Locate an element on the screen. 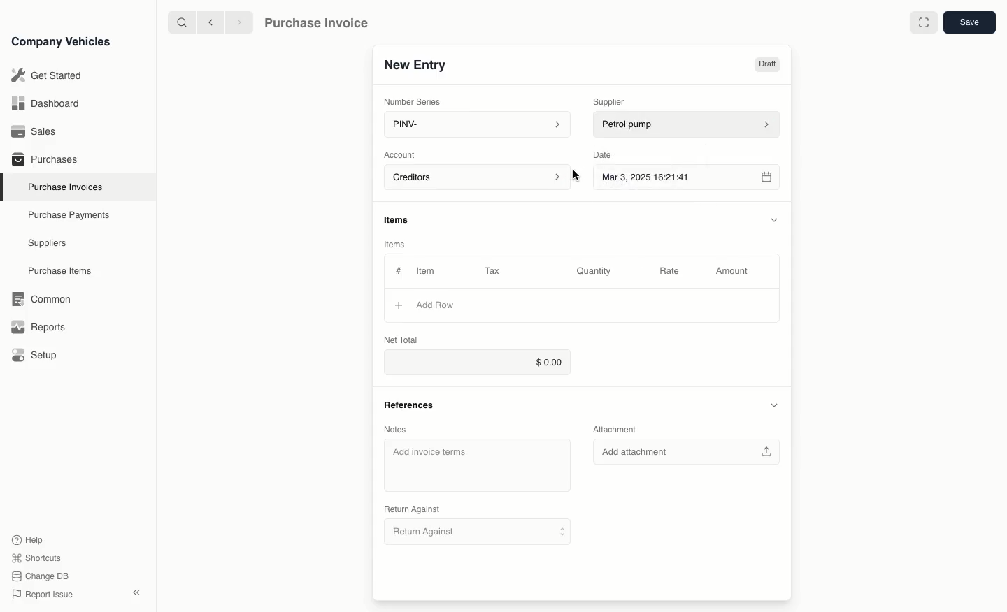 Image resolution: width=1007 pixels, height=612 pixels. Draft is located at coordinates (766, 63).